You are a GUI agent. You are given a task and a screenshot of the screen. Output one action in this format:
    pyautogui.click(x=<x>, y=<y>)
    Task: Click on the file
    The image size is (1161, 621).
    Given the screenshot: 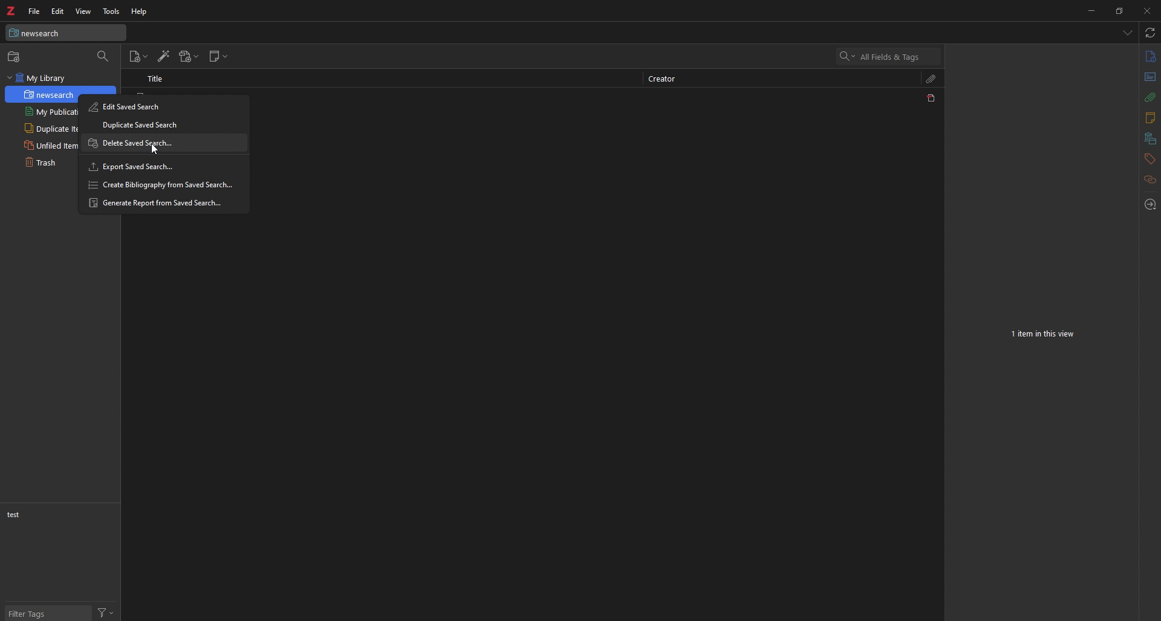 What is the action you would take?
    pyautogui.click(x=34, y=11)
    